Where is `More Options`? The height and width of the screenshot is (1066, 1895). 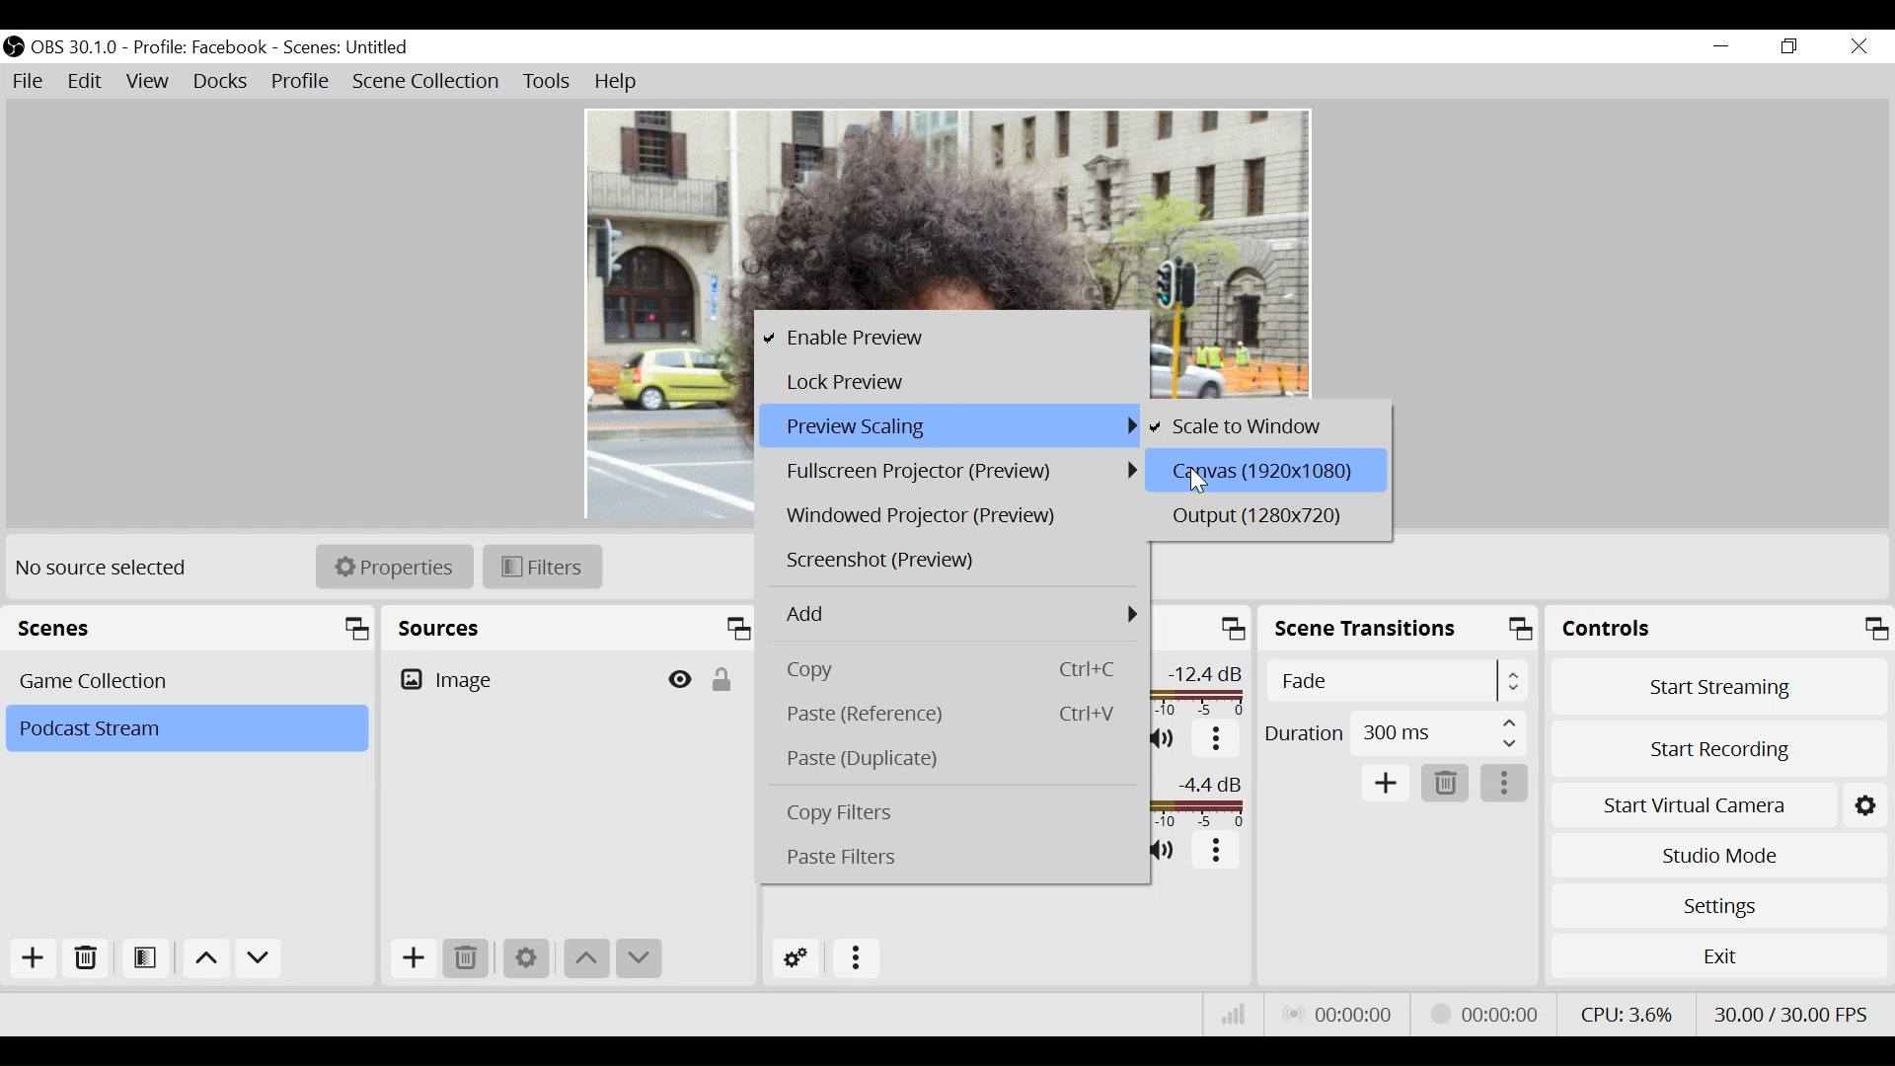 More Options is located at coordinates (857, 959).